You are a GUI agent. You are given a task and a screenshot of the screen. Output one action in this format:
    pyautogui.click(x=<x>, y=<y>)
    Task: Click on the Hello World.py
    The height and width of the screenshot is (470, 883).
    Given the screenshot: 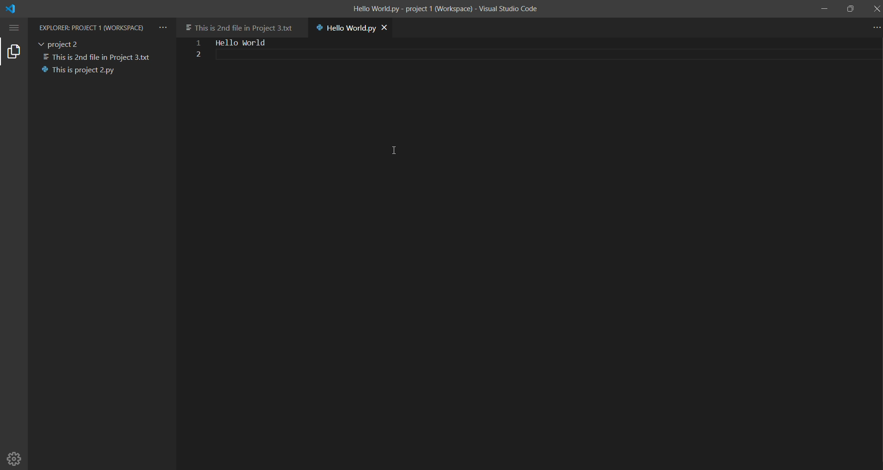 What is the action you would take?
    pyautogui.click(x=342, y=29)
    